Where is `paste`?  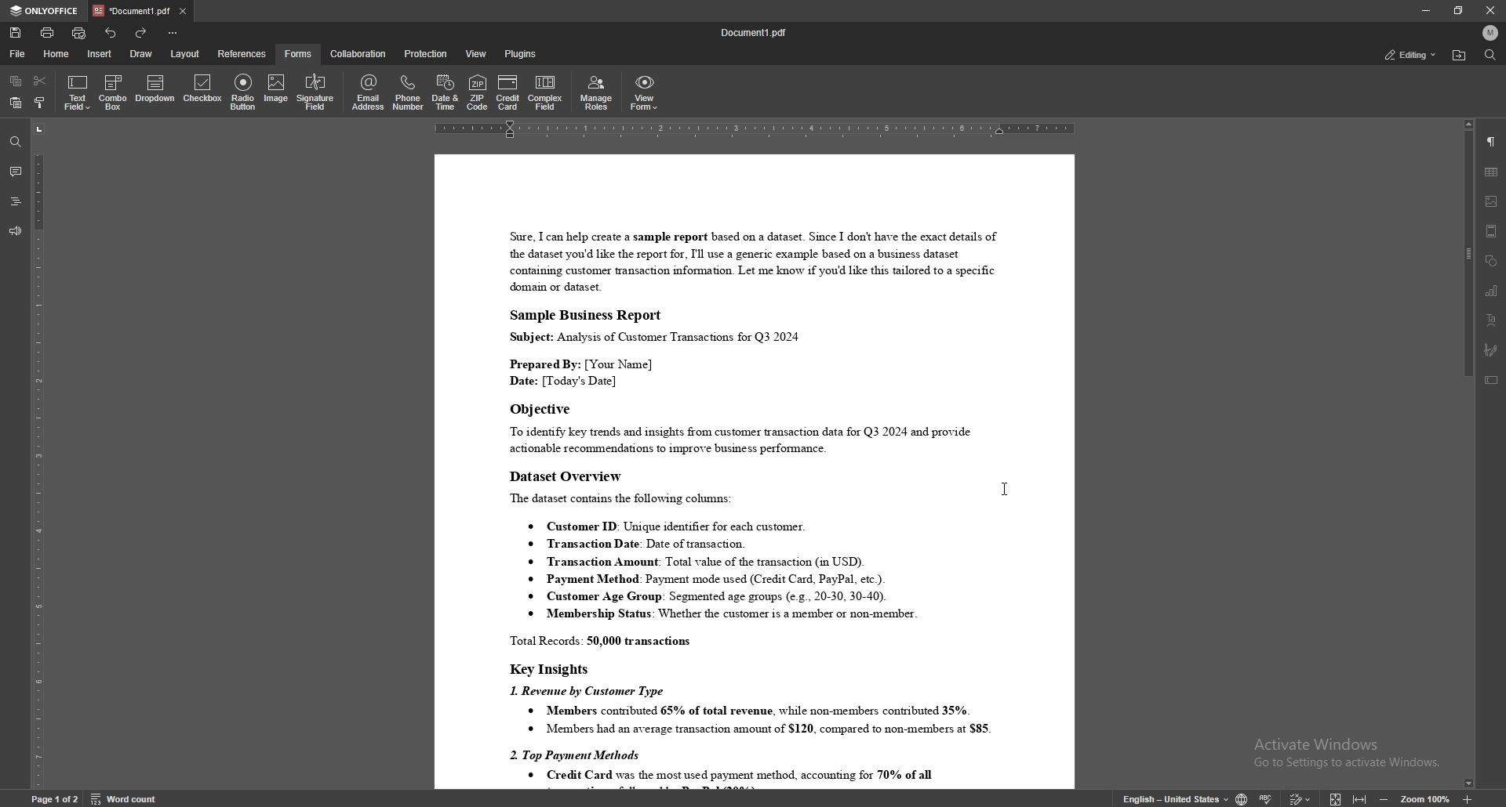
paste is located at coordinates (14, 103).